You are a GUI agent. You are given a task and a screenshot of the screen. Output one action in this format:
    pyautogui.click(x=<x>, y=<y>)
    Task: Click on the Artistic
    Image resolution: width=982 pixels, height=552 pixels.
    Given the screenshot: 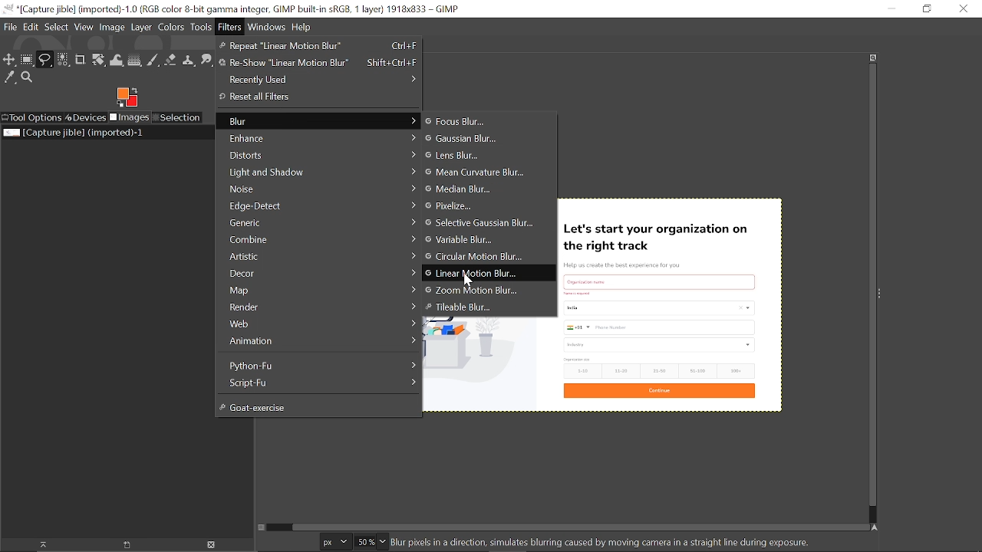 What is the action you would take?
    pyautogui.click(x=316, y=257)
    